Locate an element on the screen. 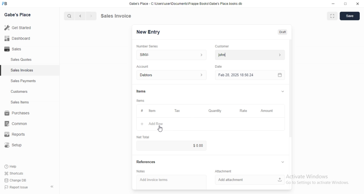 This screenshot has width=364, height=194. tems is located at coordinates (141, 101).